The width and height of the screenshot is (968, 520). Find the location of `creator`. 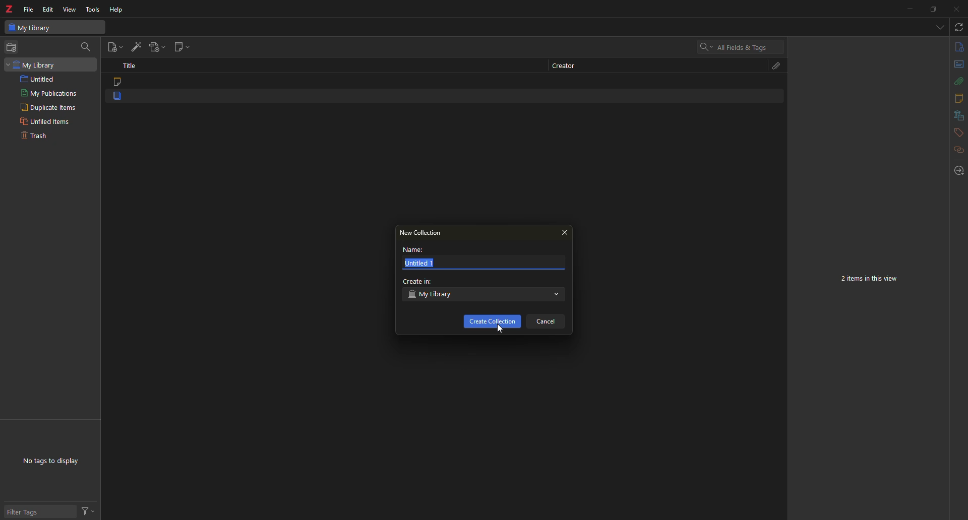

creator is located at coordinates (563, 66).